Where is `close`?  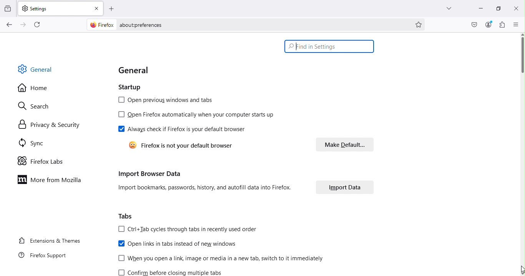 close is located at coordinates (97, 7).